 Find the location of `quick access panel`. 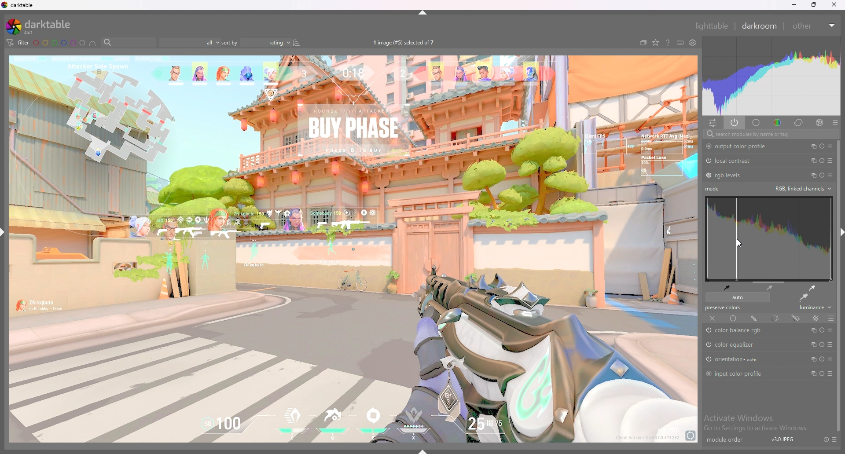

quick access panel is located at coordinates (713, 123).